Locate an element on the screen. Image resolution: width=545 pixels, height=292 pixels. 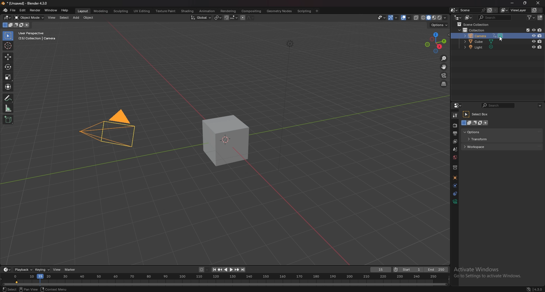
move is located at coordinates (8, 57).